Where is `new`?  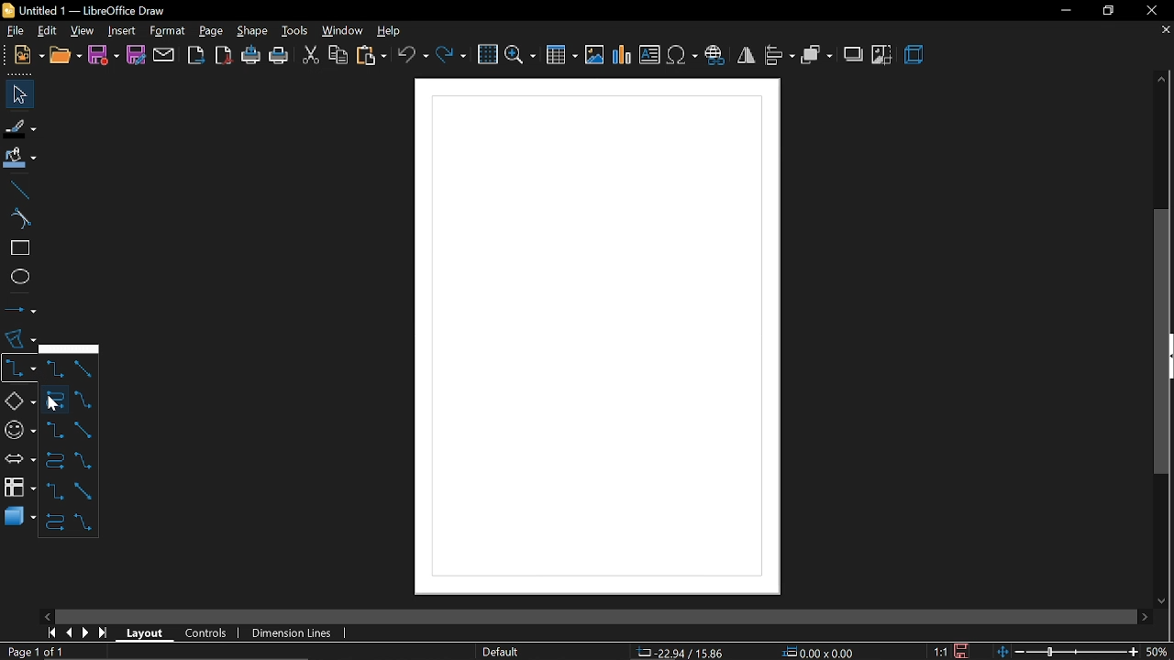
new is located at coordinates (22, 57).